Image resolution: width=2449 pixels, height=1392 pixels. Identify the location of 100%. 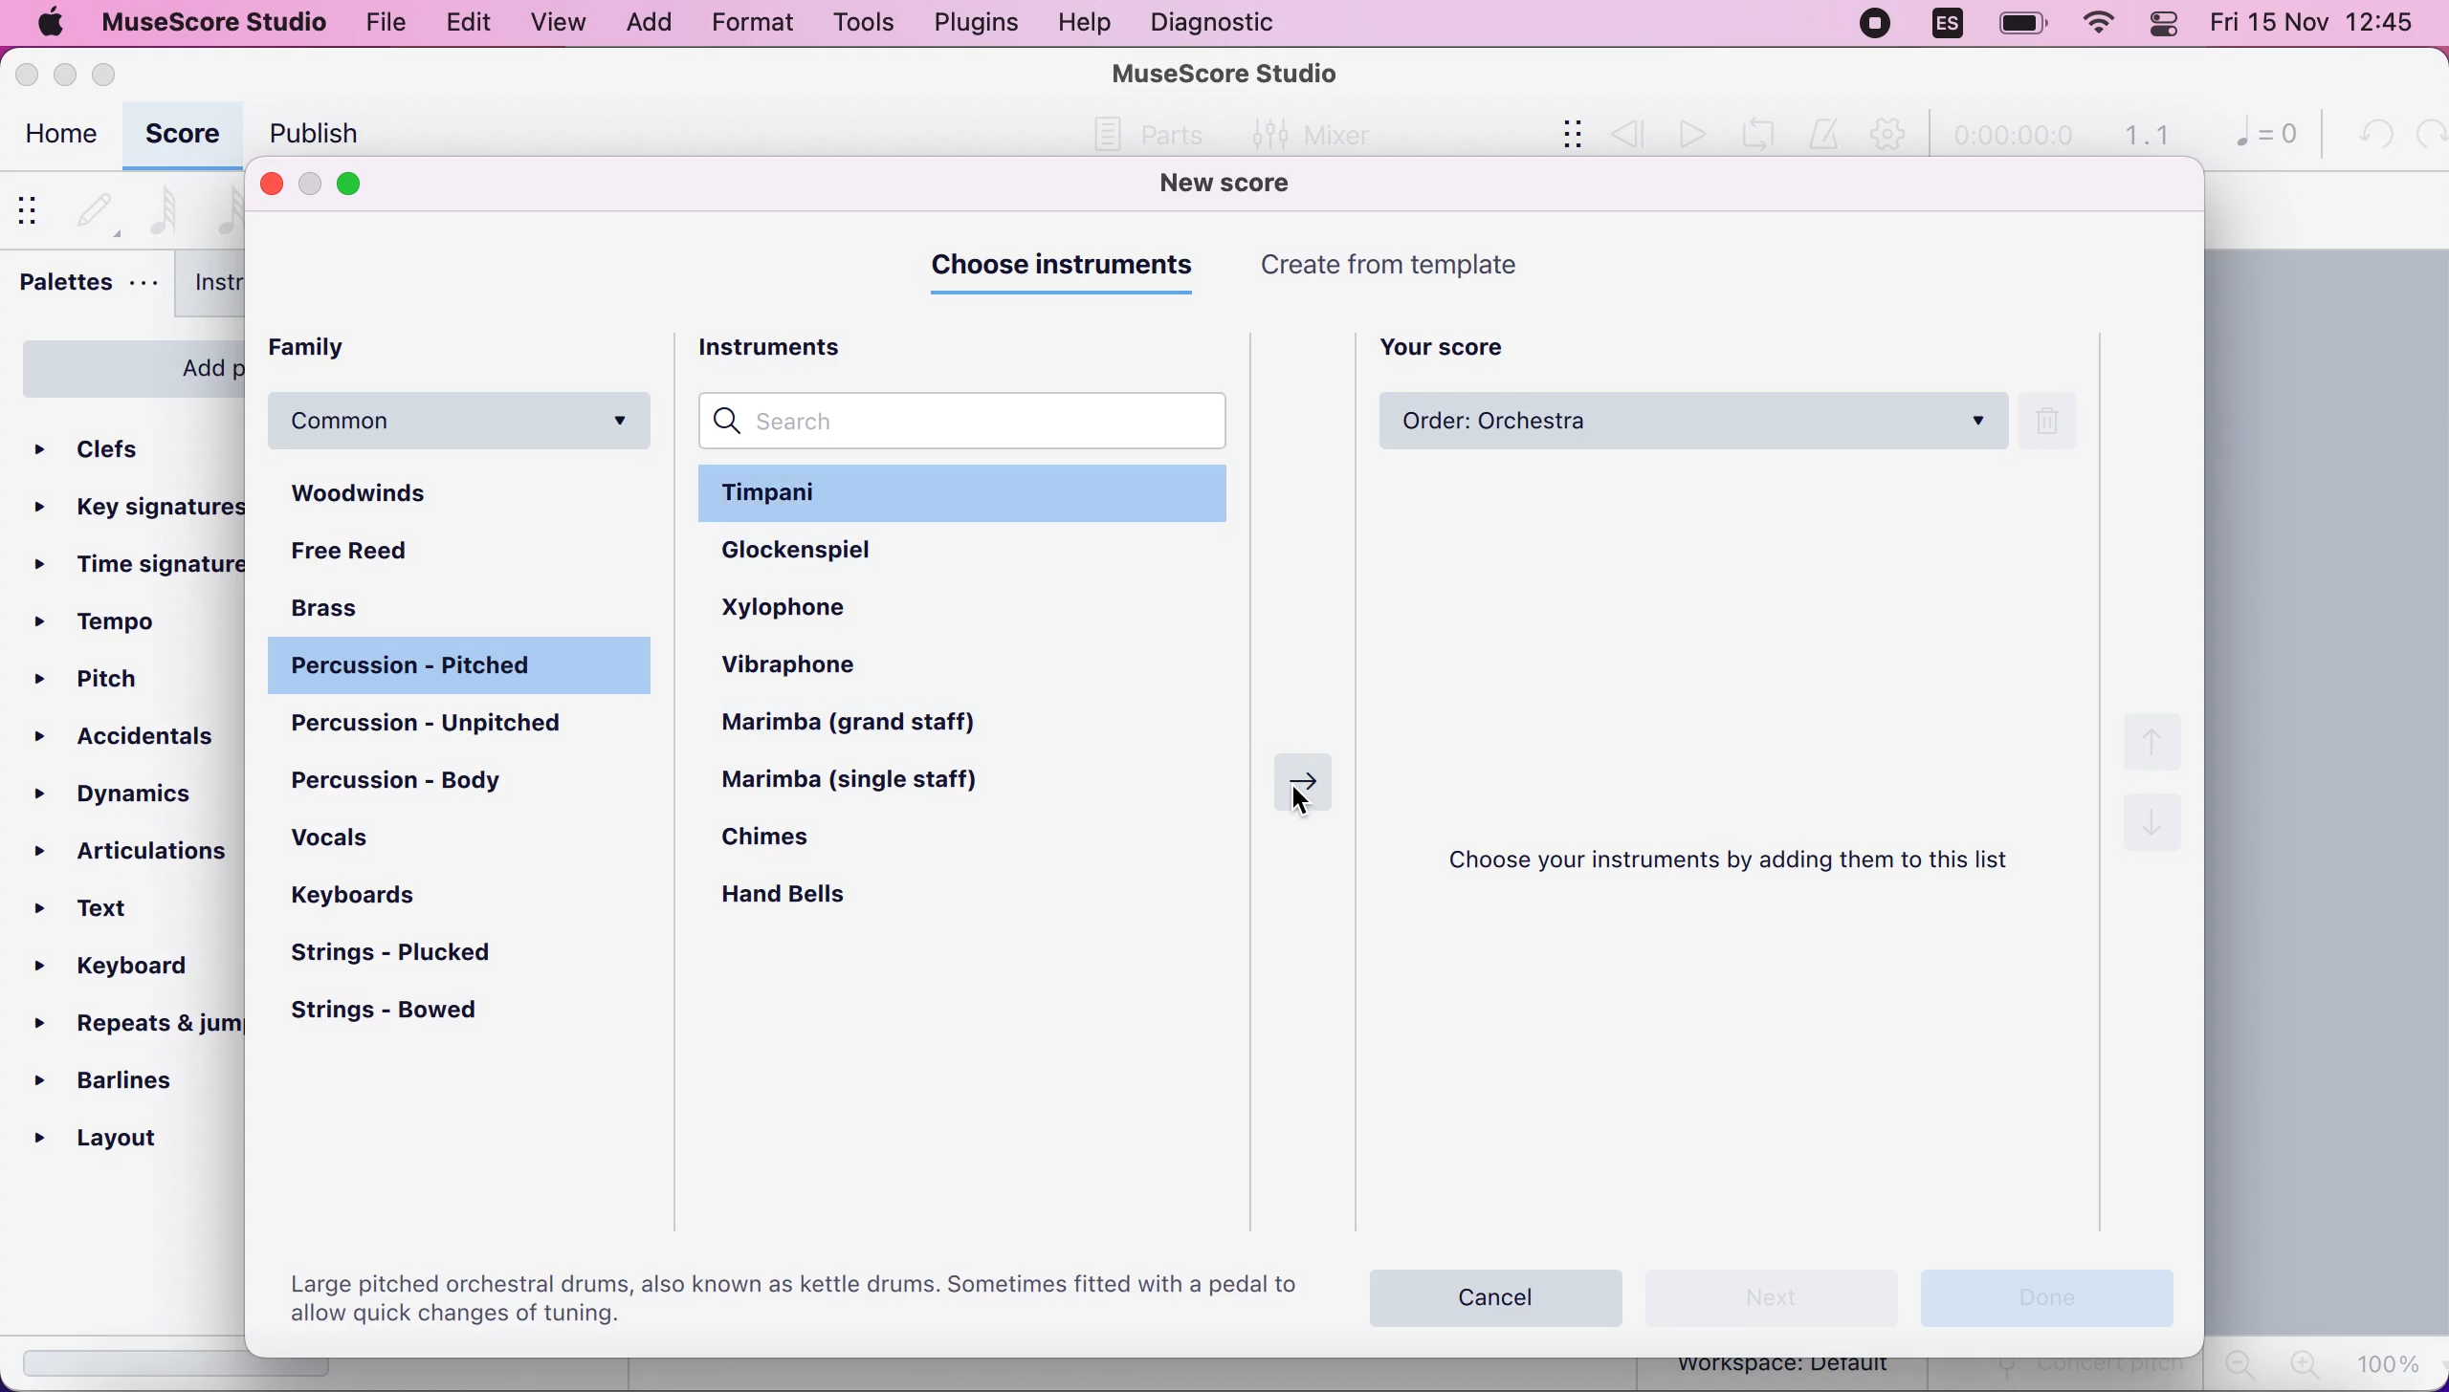
(2393, 1362).